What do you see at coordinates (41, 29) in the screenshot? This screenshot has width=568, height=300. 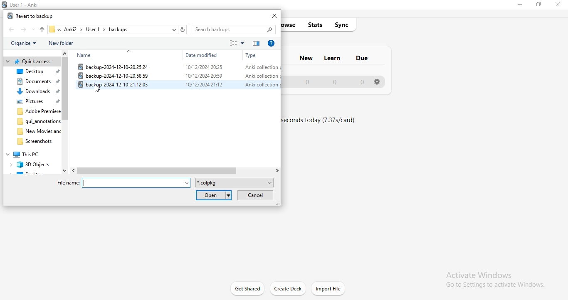 I see `file up` at bounding box center [41, 29].